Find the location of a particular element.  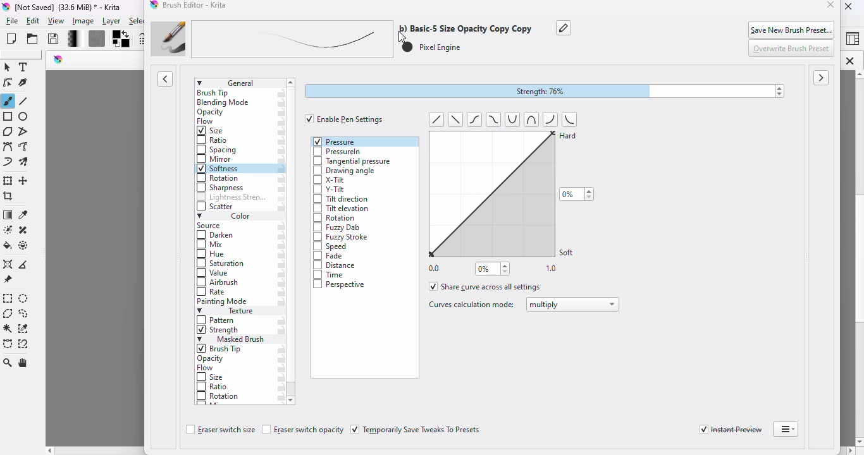

tilt elevation is located at coordinates (341, 209).